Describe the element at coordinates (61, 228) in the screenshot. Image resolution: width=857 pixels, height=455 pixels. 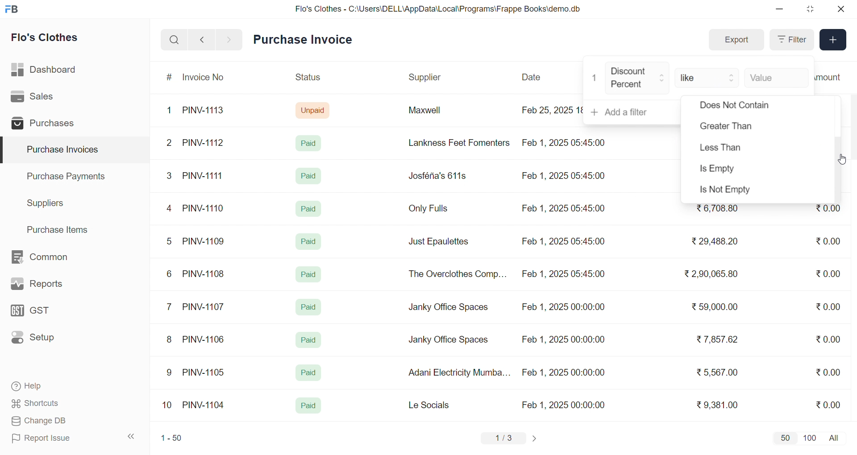
I see `Purchase Items` at that location.